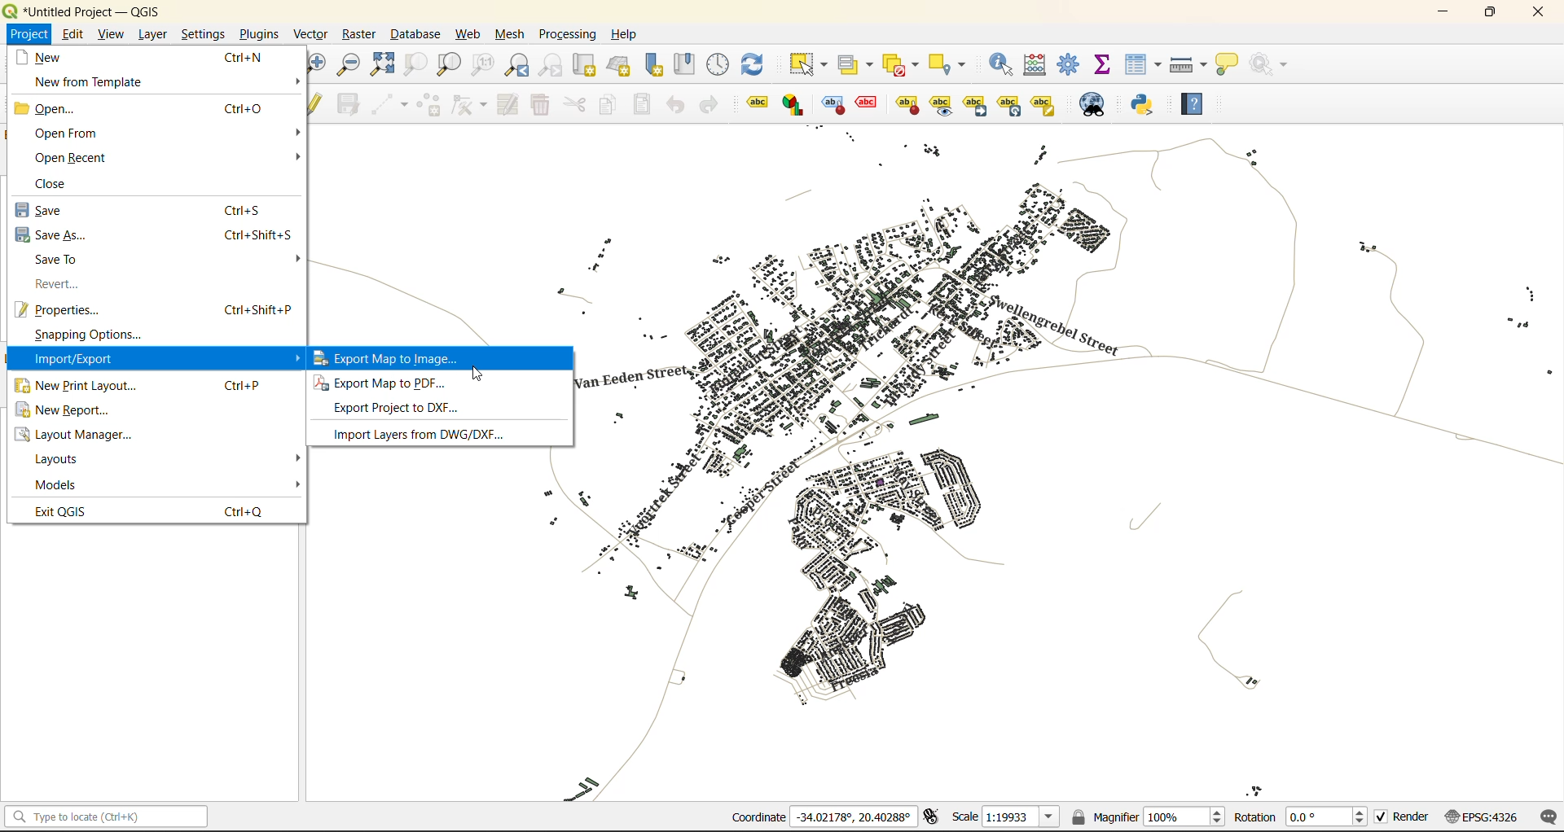 Image resolution: width=1564 pixels, height=832 pixels. What do you see at coordinates (640, 104) in the screenshot?
I see `paste` at bounding box center [640, 104].